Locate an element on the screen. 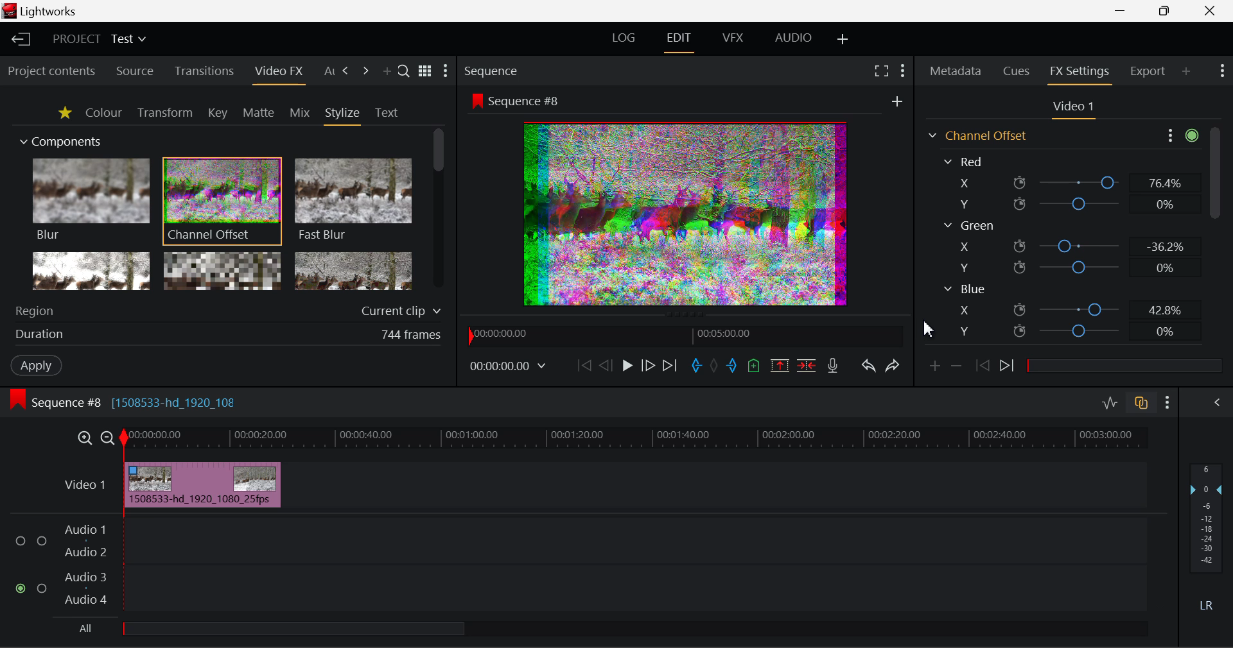 The width and height of the screenshot is (1233, 648). Matte is located at coordinates (259, 114).